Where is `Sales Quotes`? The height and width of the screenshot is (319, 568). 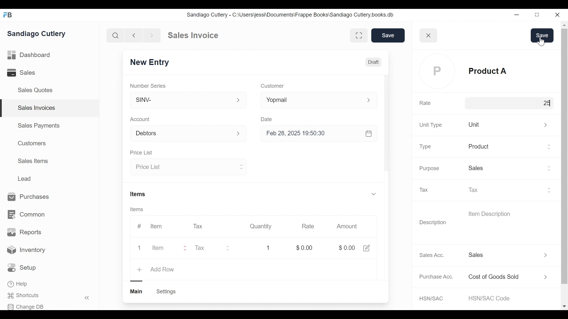 Sales Quotes is located at coordinates (37, 90).